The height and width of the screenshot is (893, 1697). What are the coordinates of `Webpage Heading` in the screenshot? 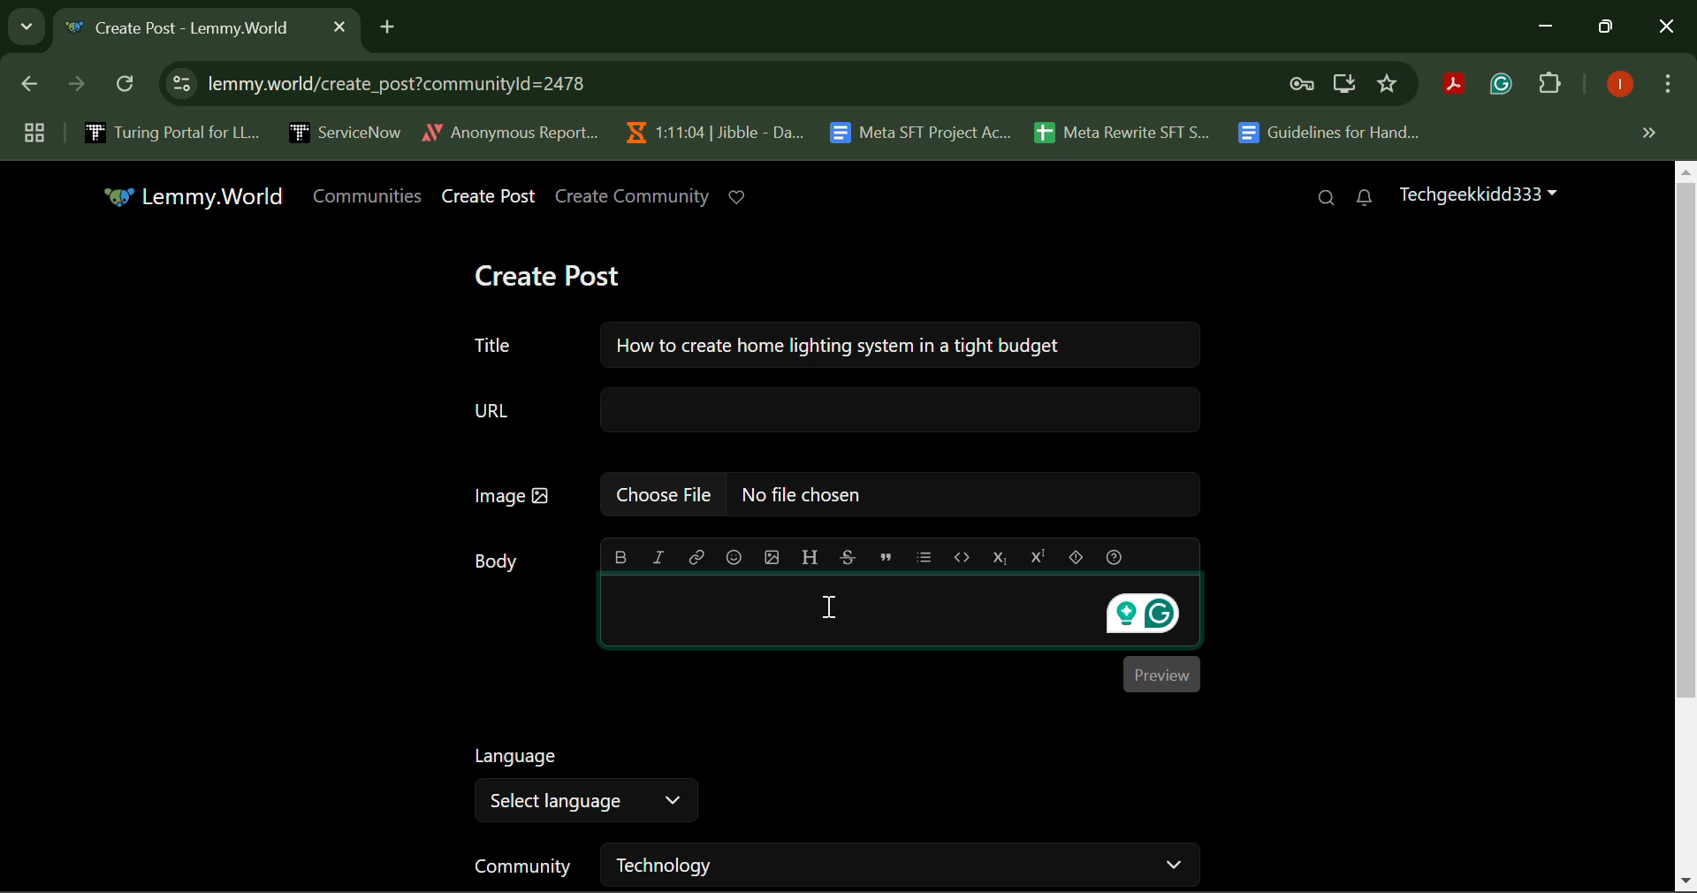 It's located at (187, 30).